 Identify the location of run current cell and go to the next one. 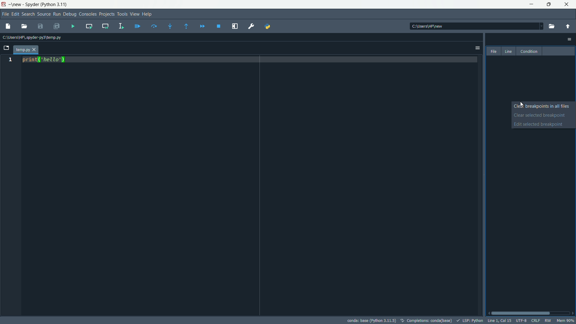
(105, 25).